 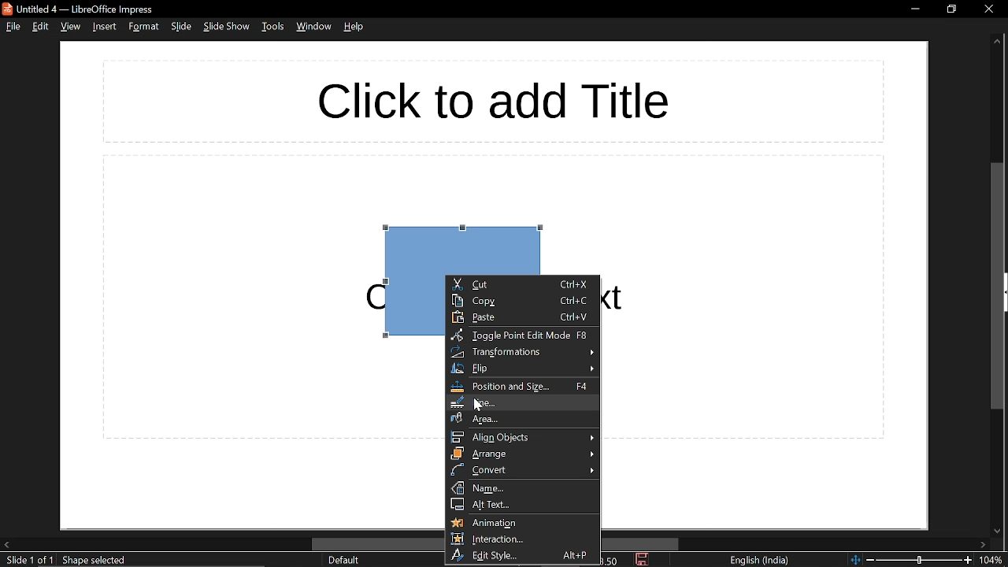 What do you see at coordinates (911, 560) in the screenshot?
I see `change zoom` at bounding box center [911, 560].